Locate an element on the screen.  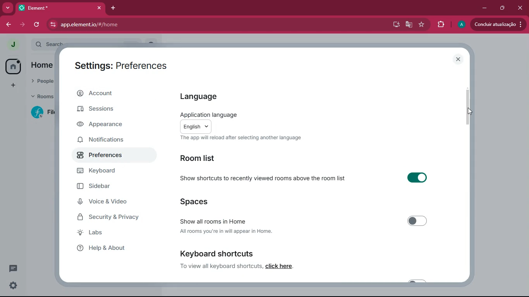
show all rooms in home all rooms you're in will appear in home is located at coordinates (230, 226).